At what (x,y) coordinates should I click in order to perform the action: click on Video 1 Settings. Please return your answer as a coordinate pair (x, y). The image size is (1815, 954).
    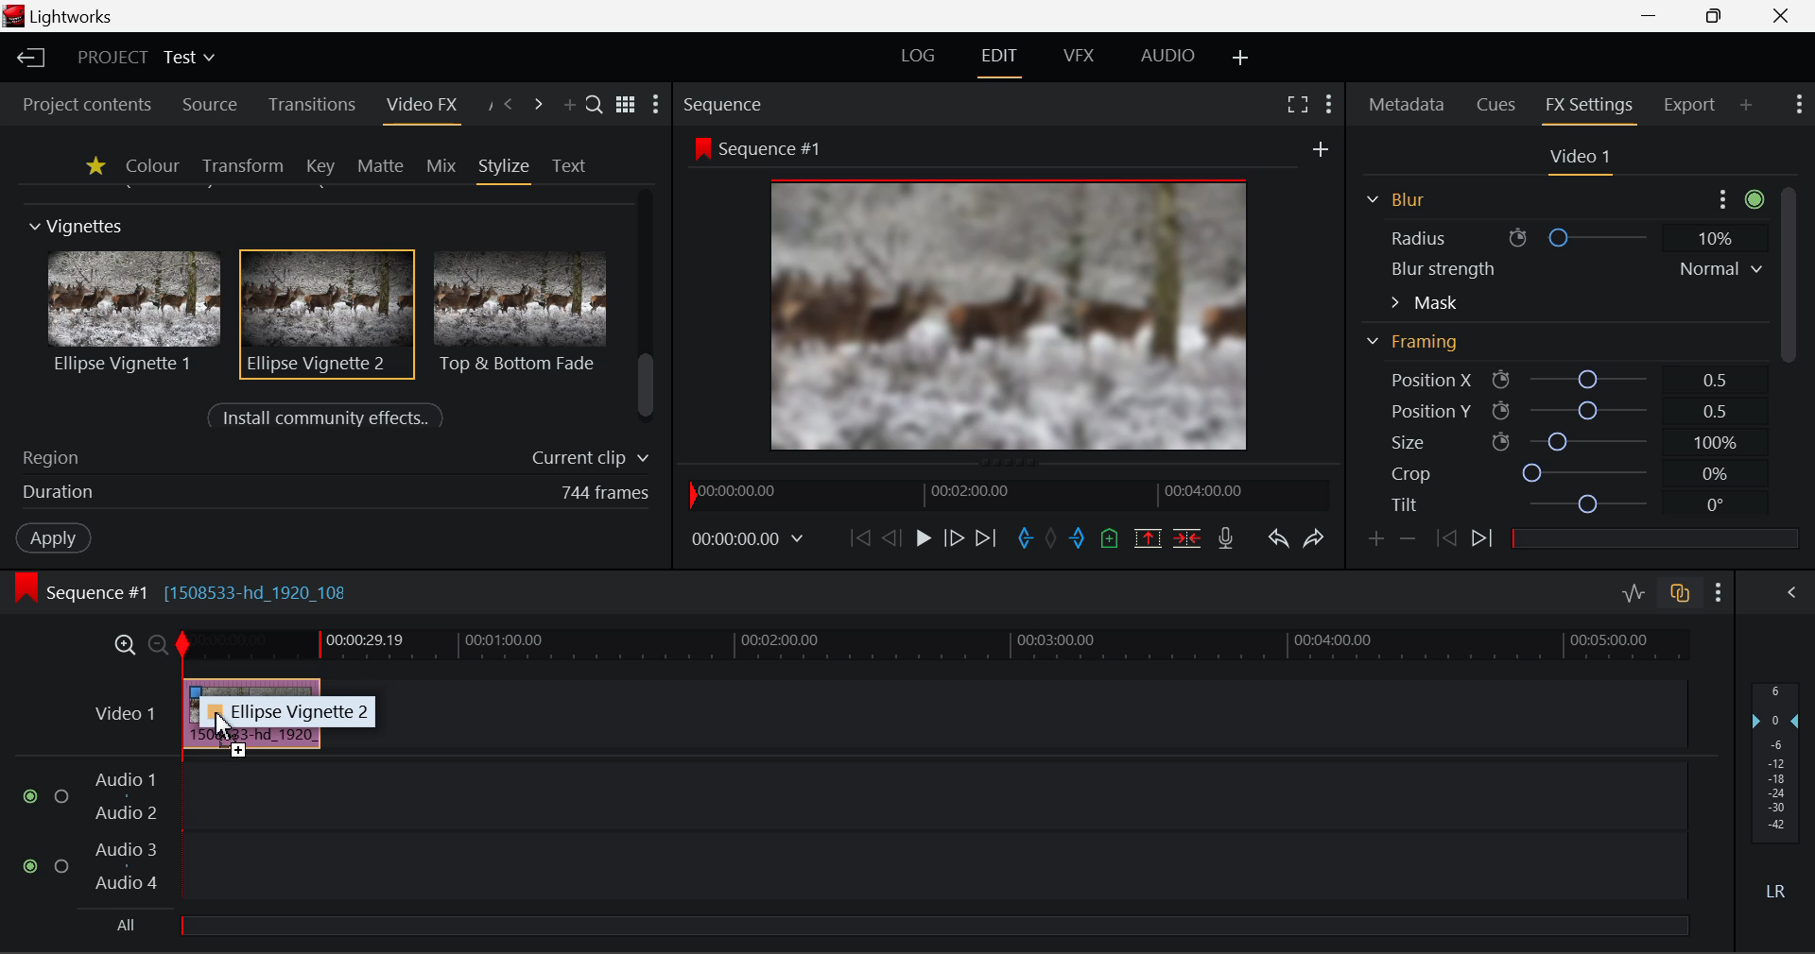
    Looking at the image, I should click on (1581, 159).